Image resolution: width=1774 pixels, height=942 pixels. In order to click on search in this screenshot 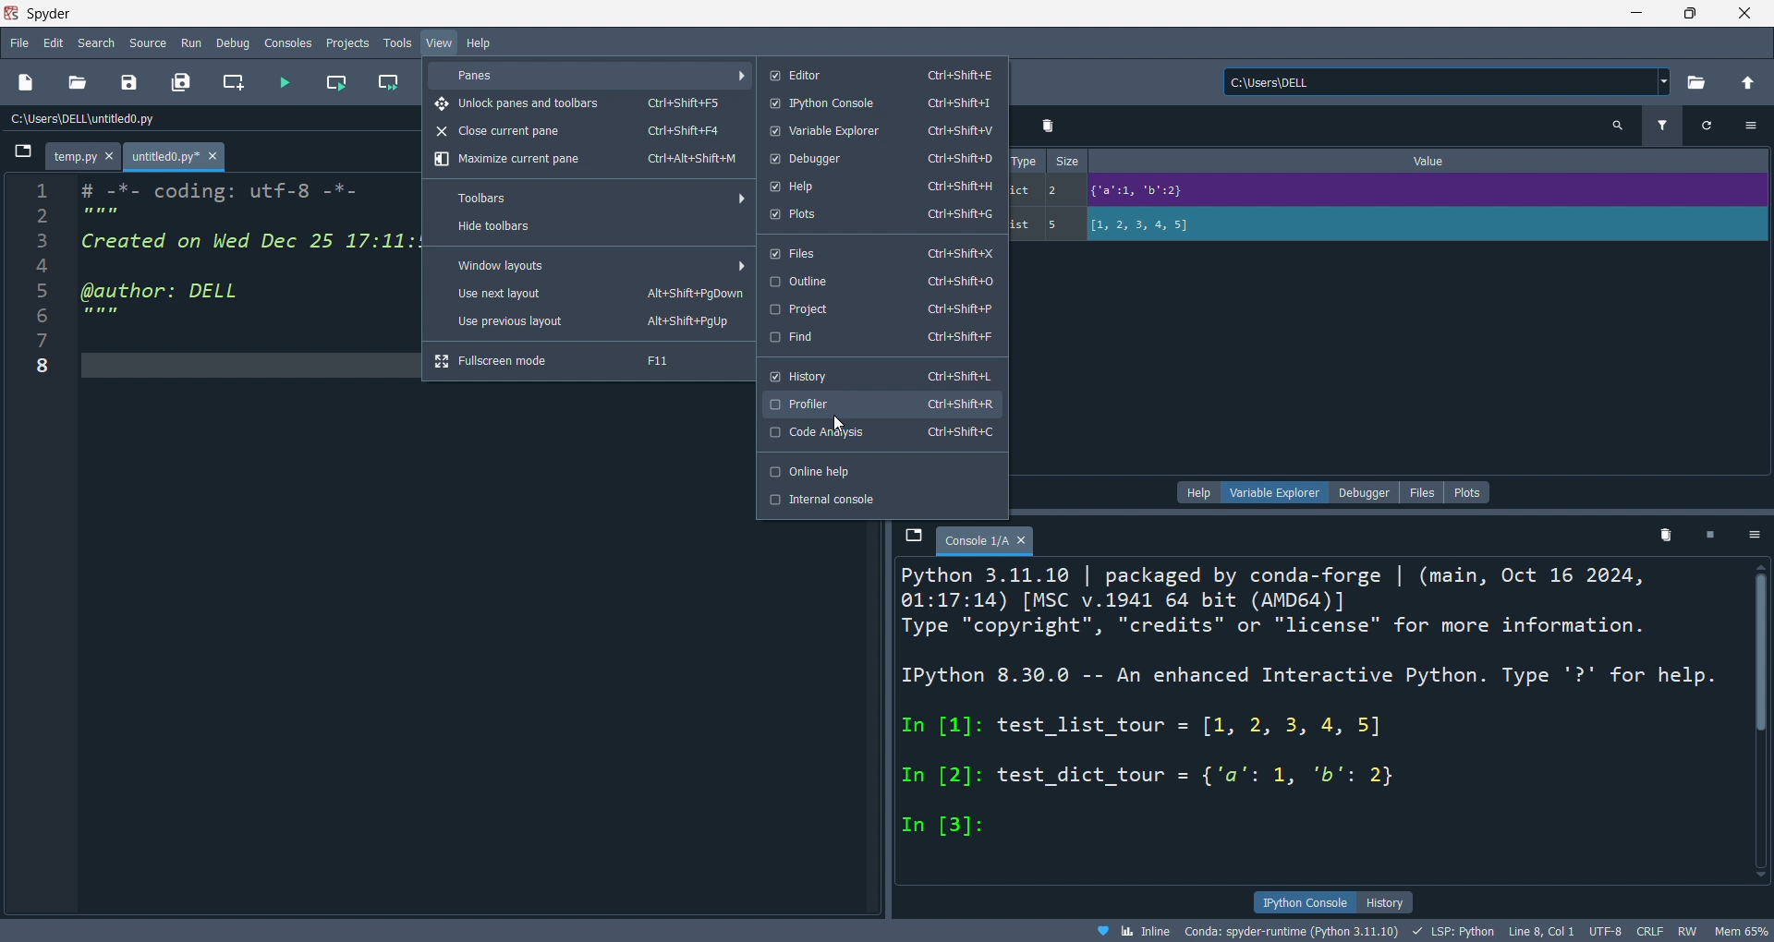, I will do `click(1619, 127)`.